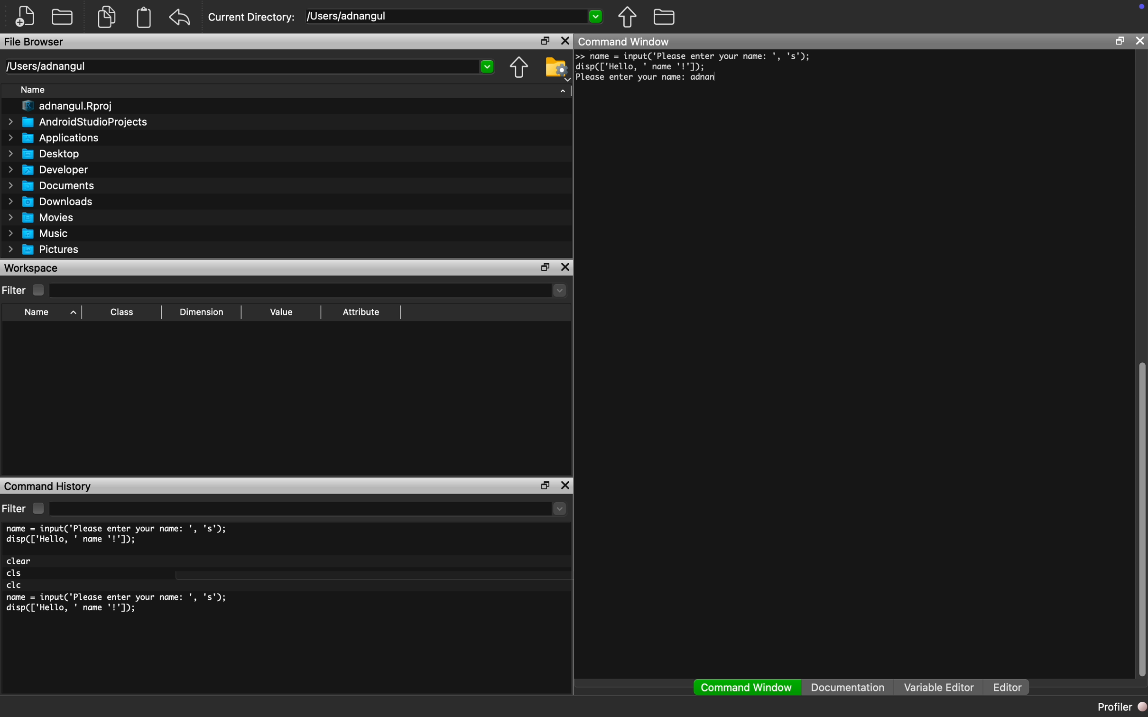 The height and width of the screenshot is (717, 1148). Describe the element at coordinates (543, 40) in the screenshot. I see `maximize` at that location.